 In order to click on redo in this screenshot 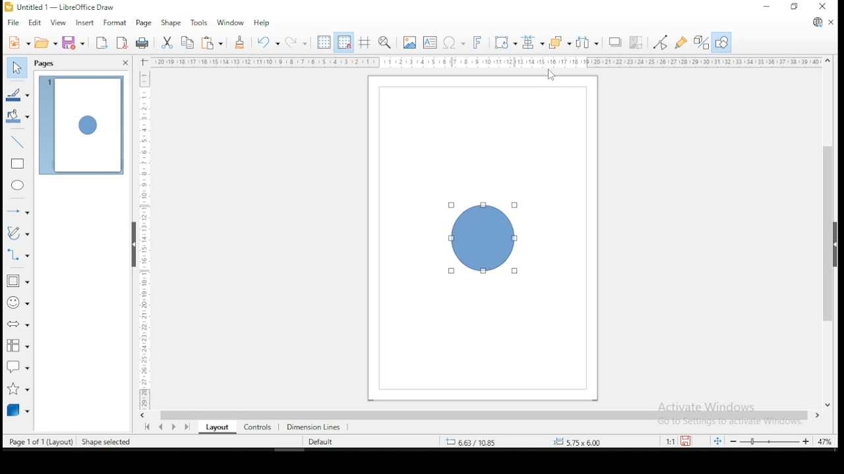, I will do `click(295, 41)`.